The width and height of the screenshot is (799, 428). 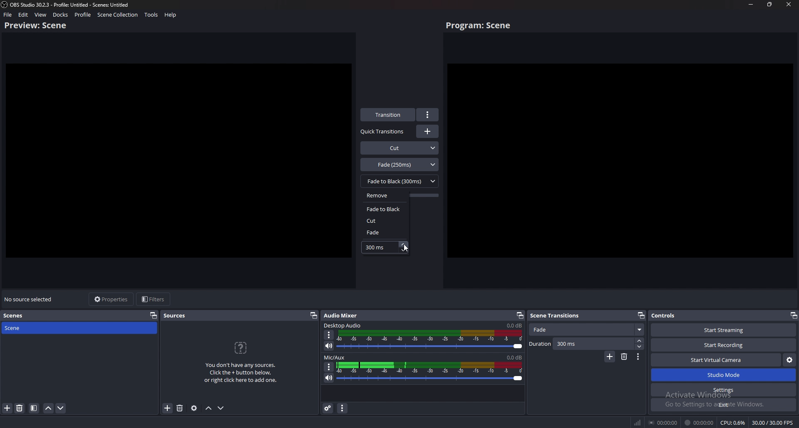 What do you see at coordinates (382, 232) in the screenshot?
I see `fade` at bounding box center [382, 232].